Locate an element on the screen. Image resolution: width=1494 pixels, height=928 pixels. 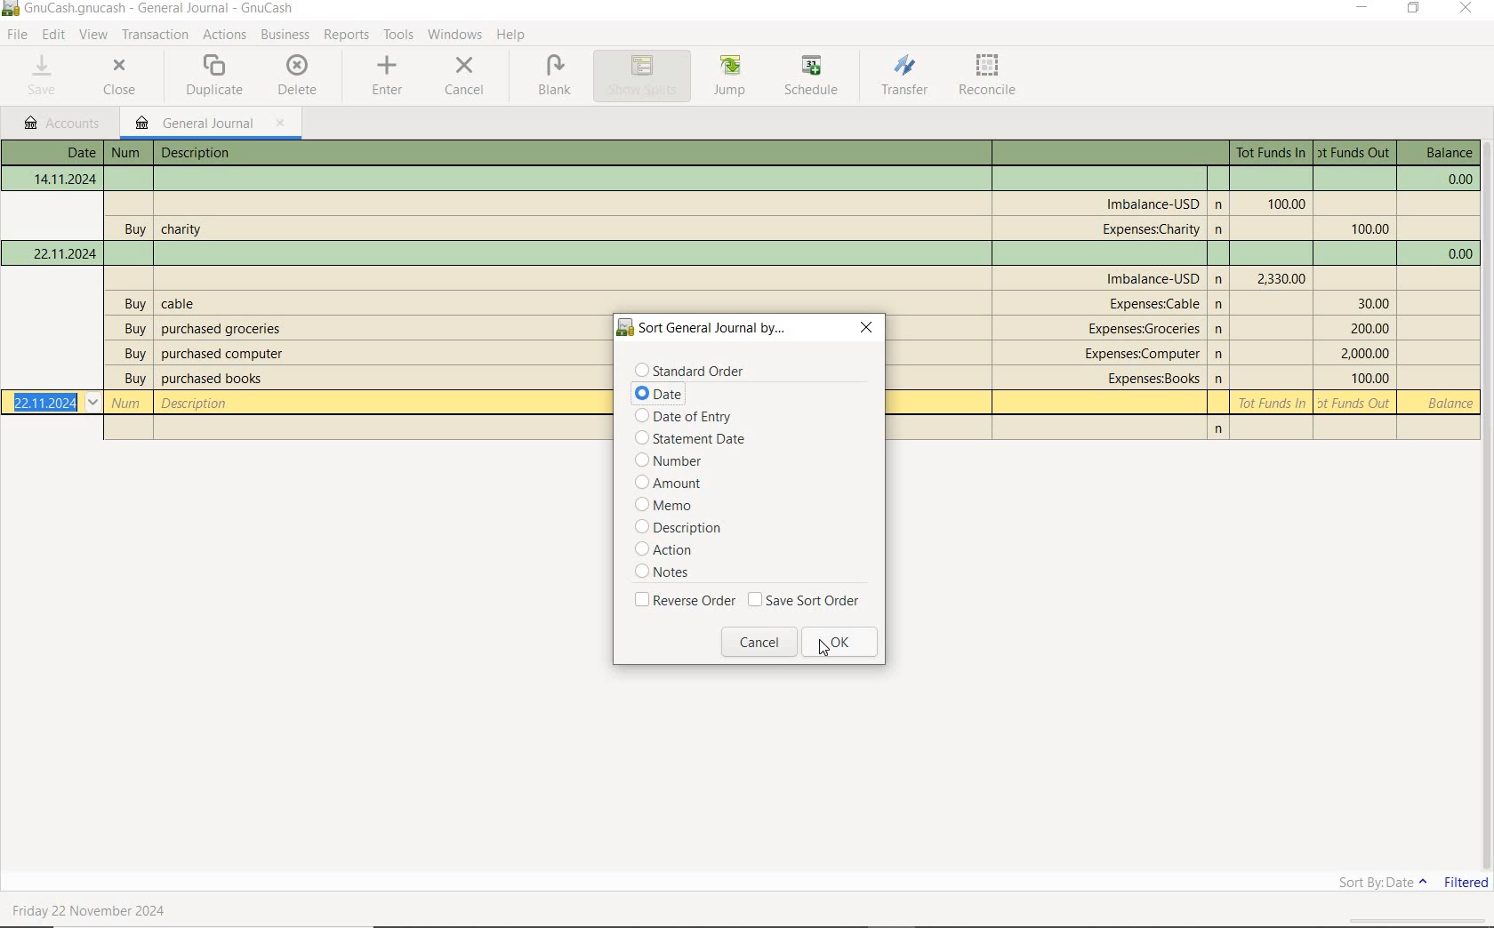
Tot Funds Out is located at coordinates (1356, 403).